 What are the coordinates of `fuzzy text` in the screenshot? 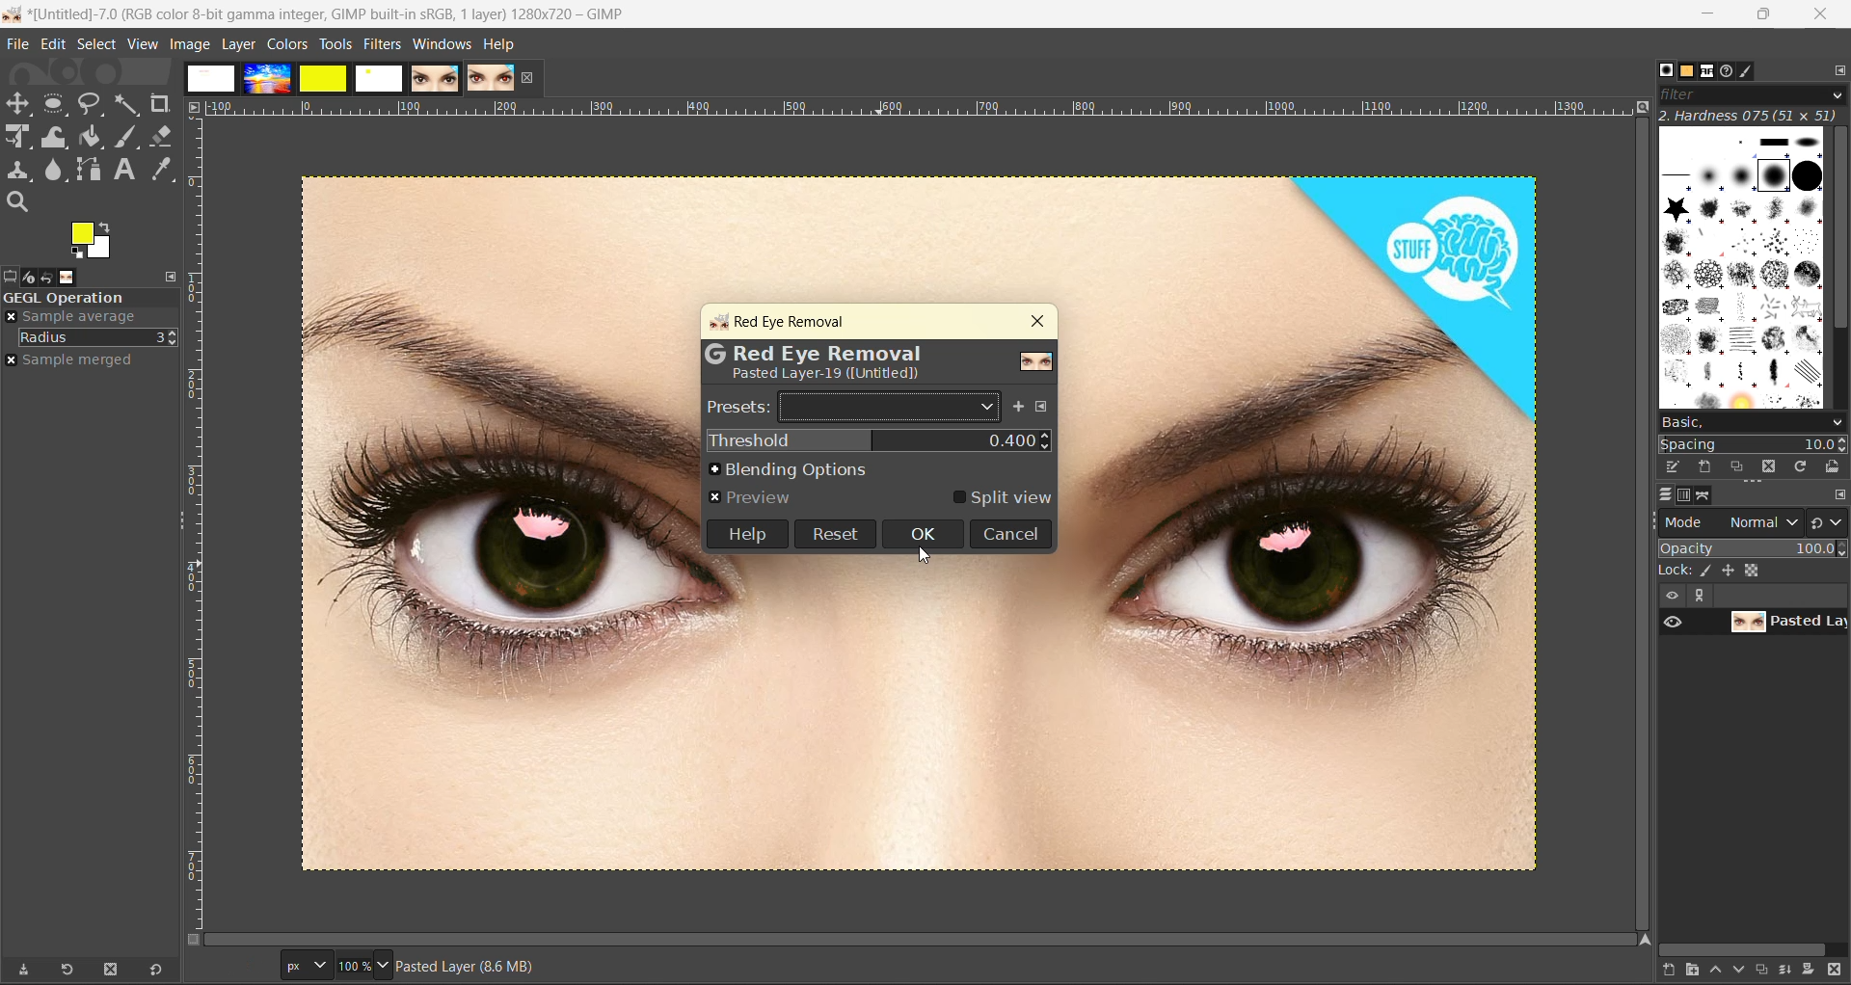 It's located at (128, 105).